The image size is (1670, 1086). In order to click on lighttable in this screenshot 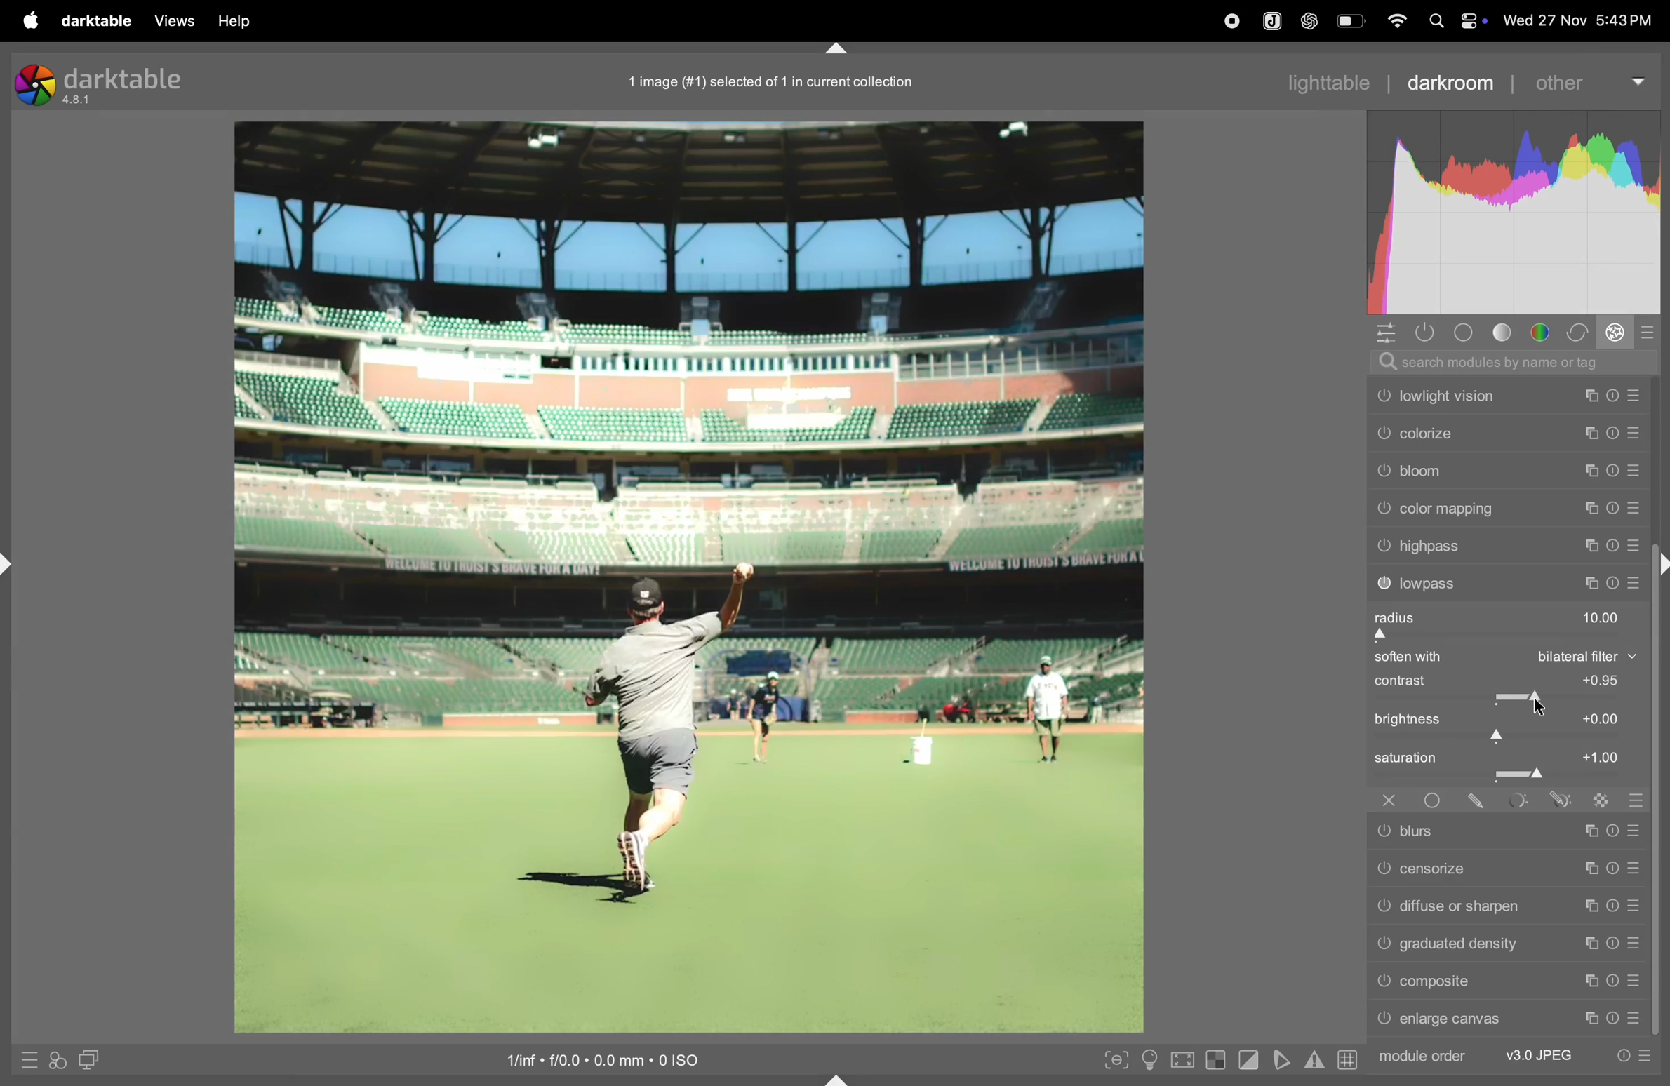, I will do `click(1332, 79)`.